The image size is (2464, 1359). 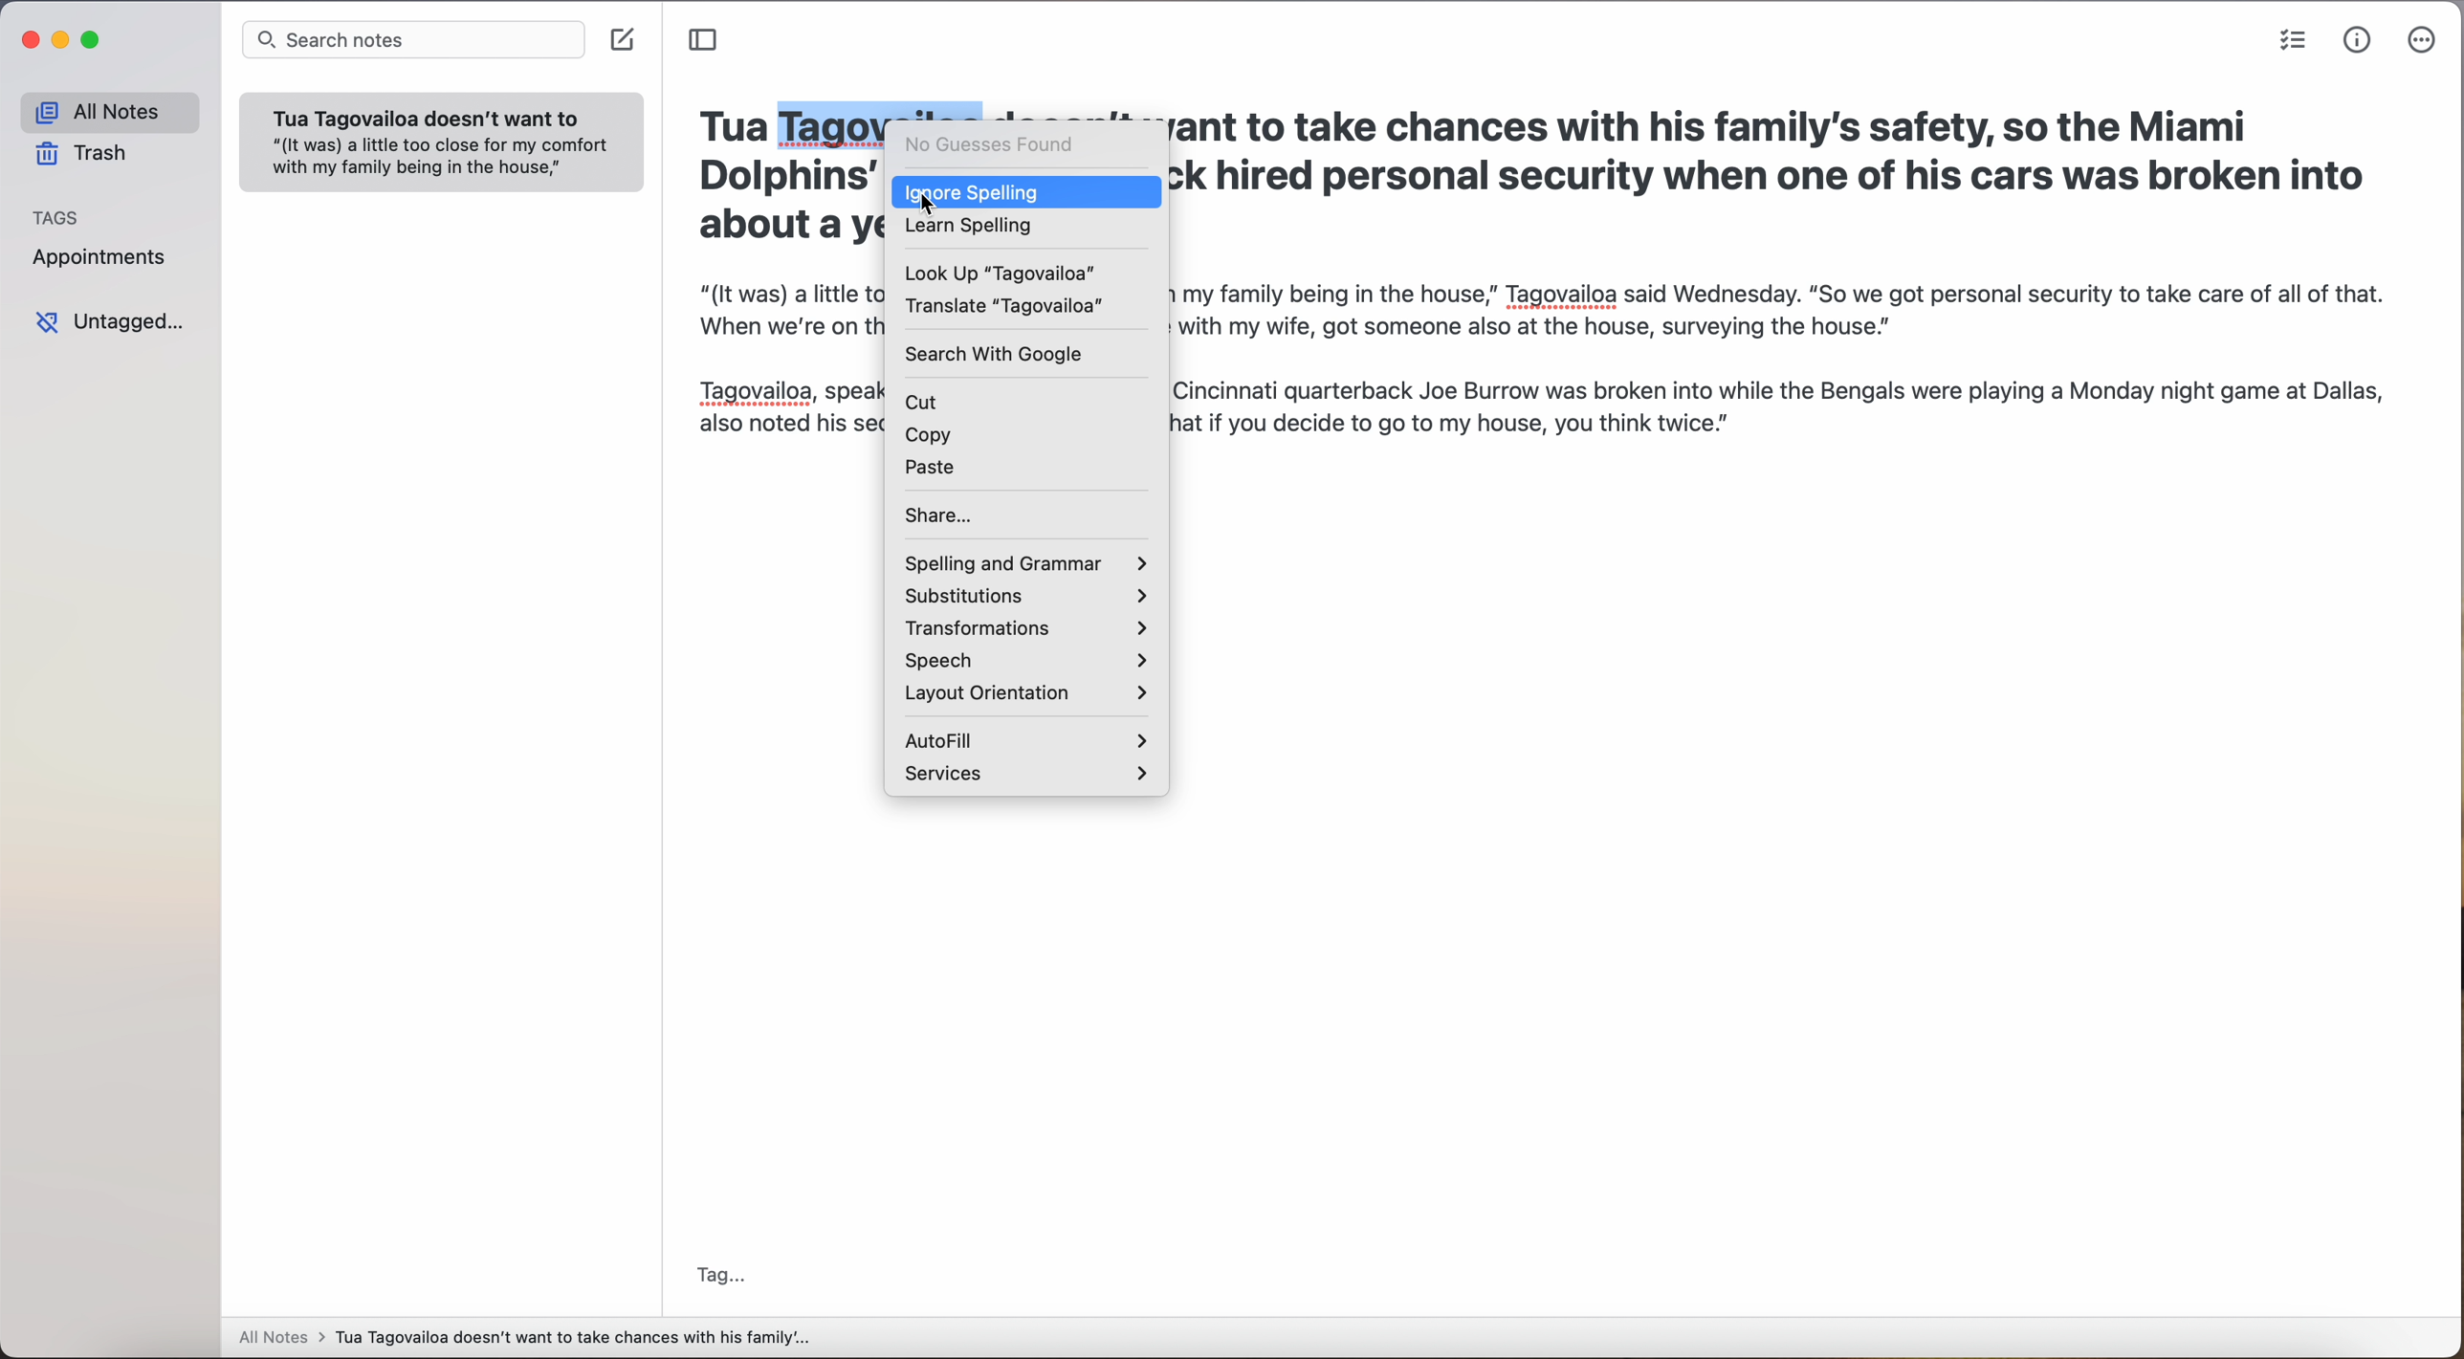 What do you see at coordinates (1007, 270) in the screenshot?
I see `look up tagovailoa` at bounding box center [1007, 270].